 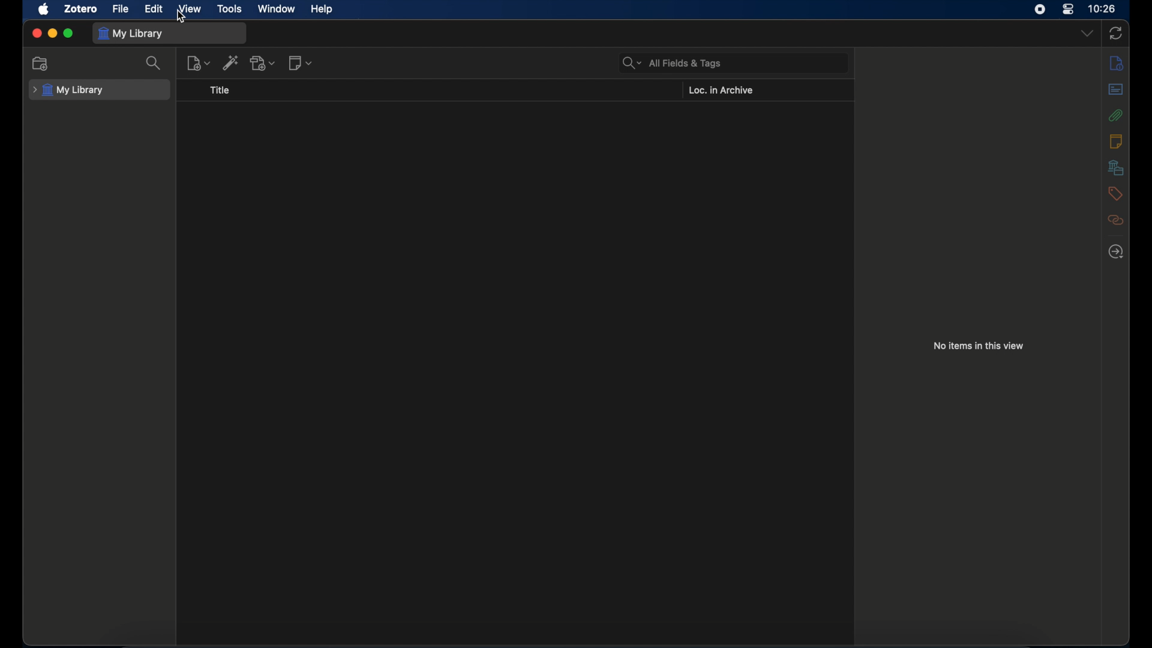 What do you see at coordinates (68, 91) in the screenshot?
I see `my library` at bounding box center [68, 91].